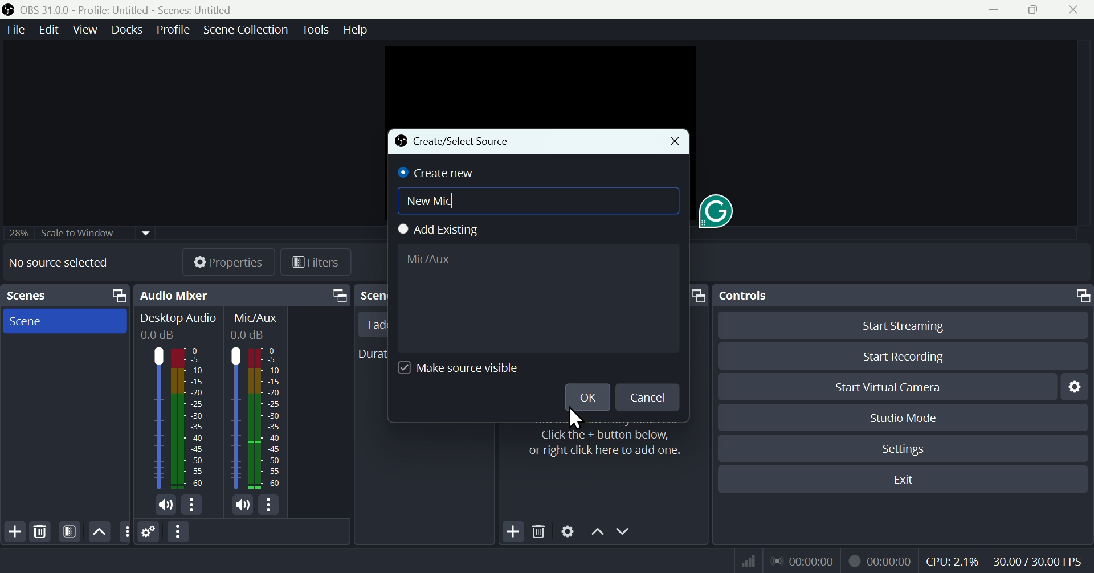  Describe the element at coordinates (159, 335) in the screenshot. I see `0.0dB` at that location.